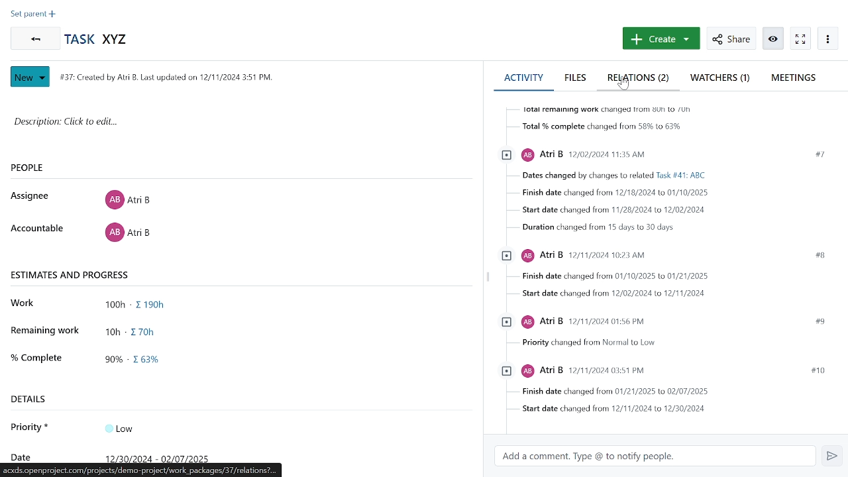  What do you see at coordinates (797, 78) in the screenshot?
I see `meetings` at bounding box center [797, 78].